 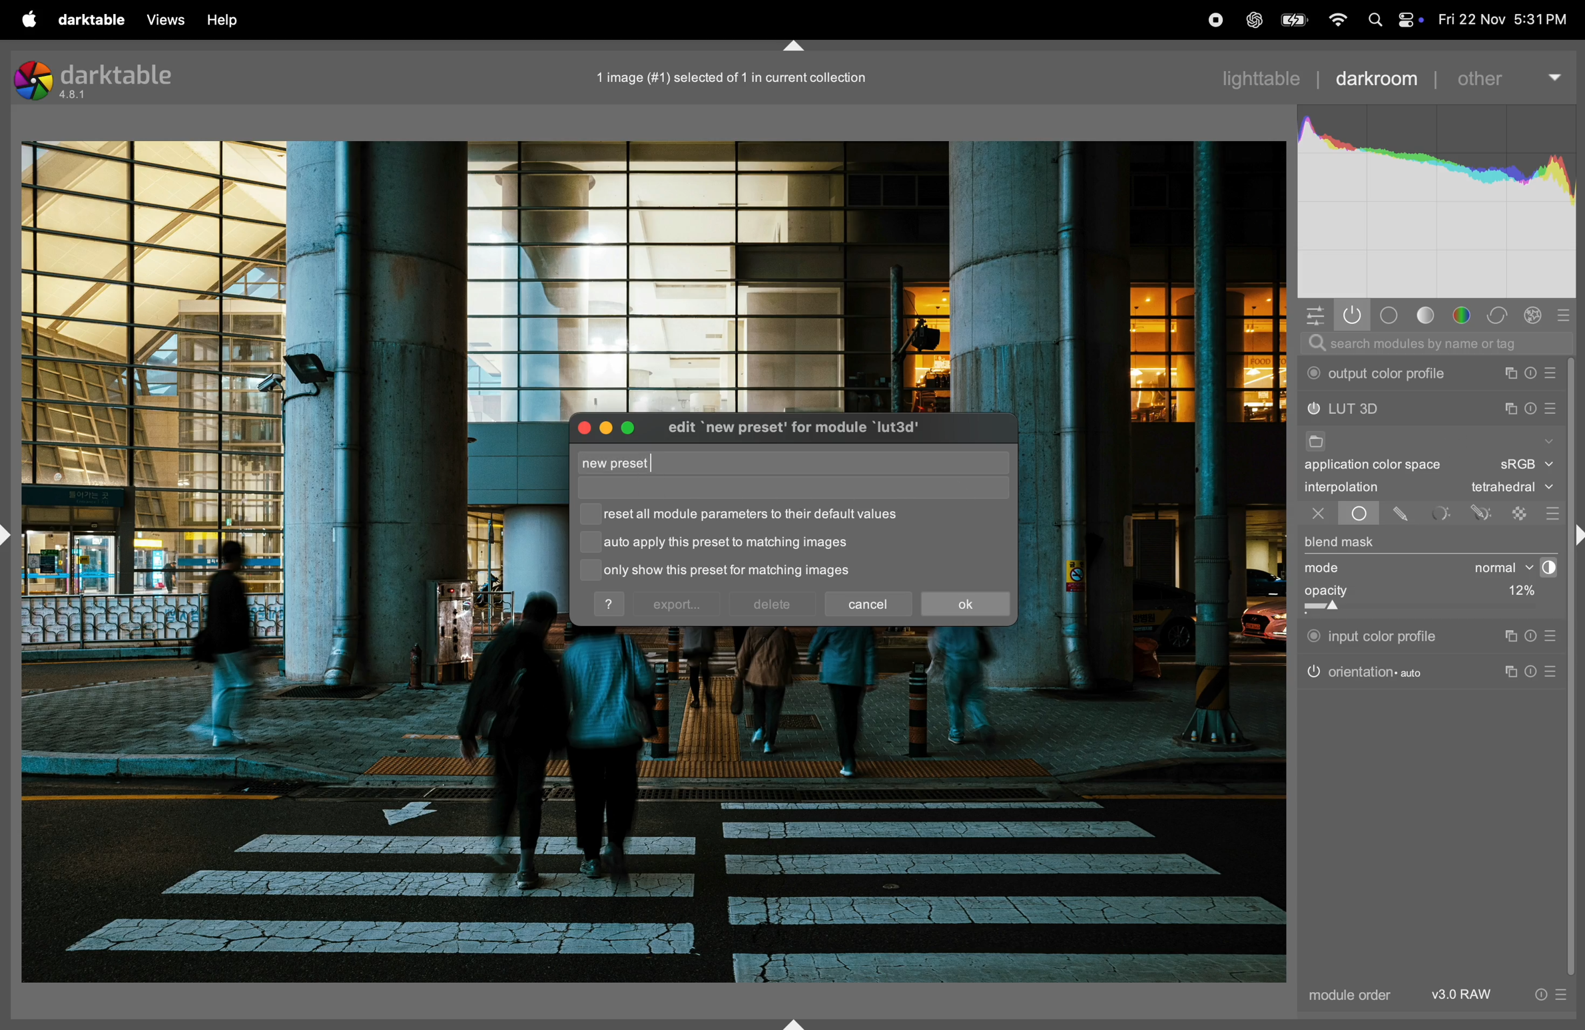 I want to click on normal, so click(x=1491, y=568).